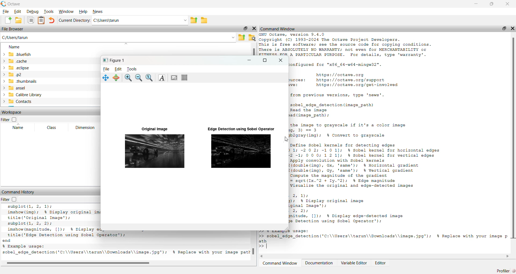  I want to click on File, so click(106, 68).